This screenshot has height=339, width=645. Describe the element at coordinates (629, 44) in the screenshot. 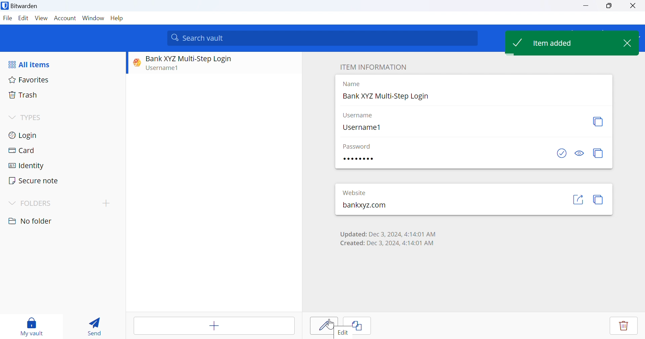

I see `Close` at that location.